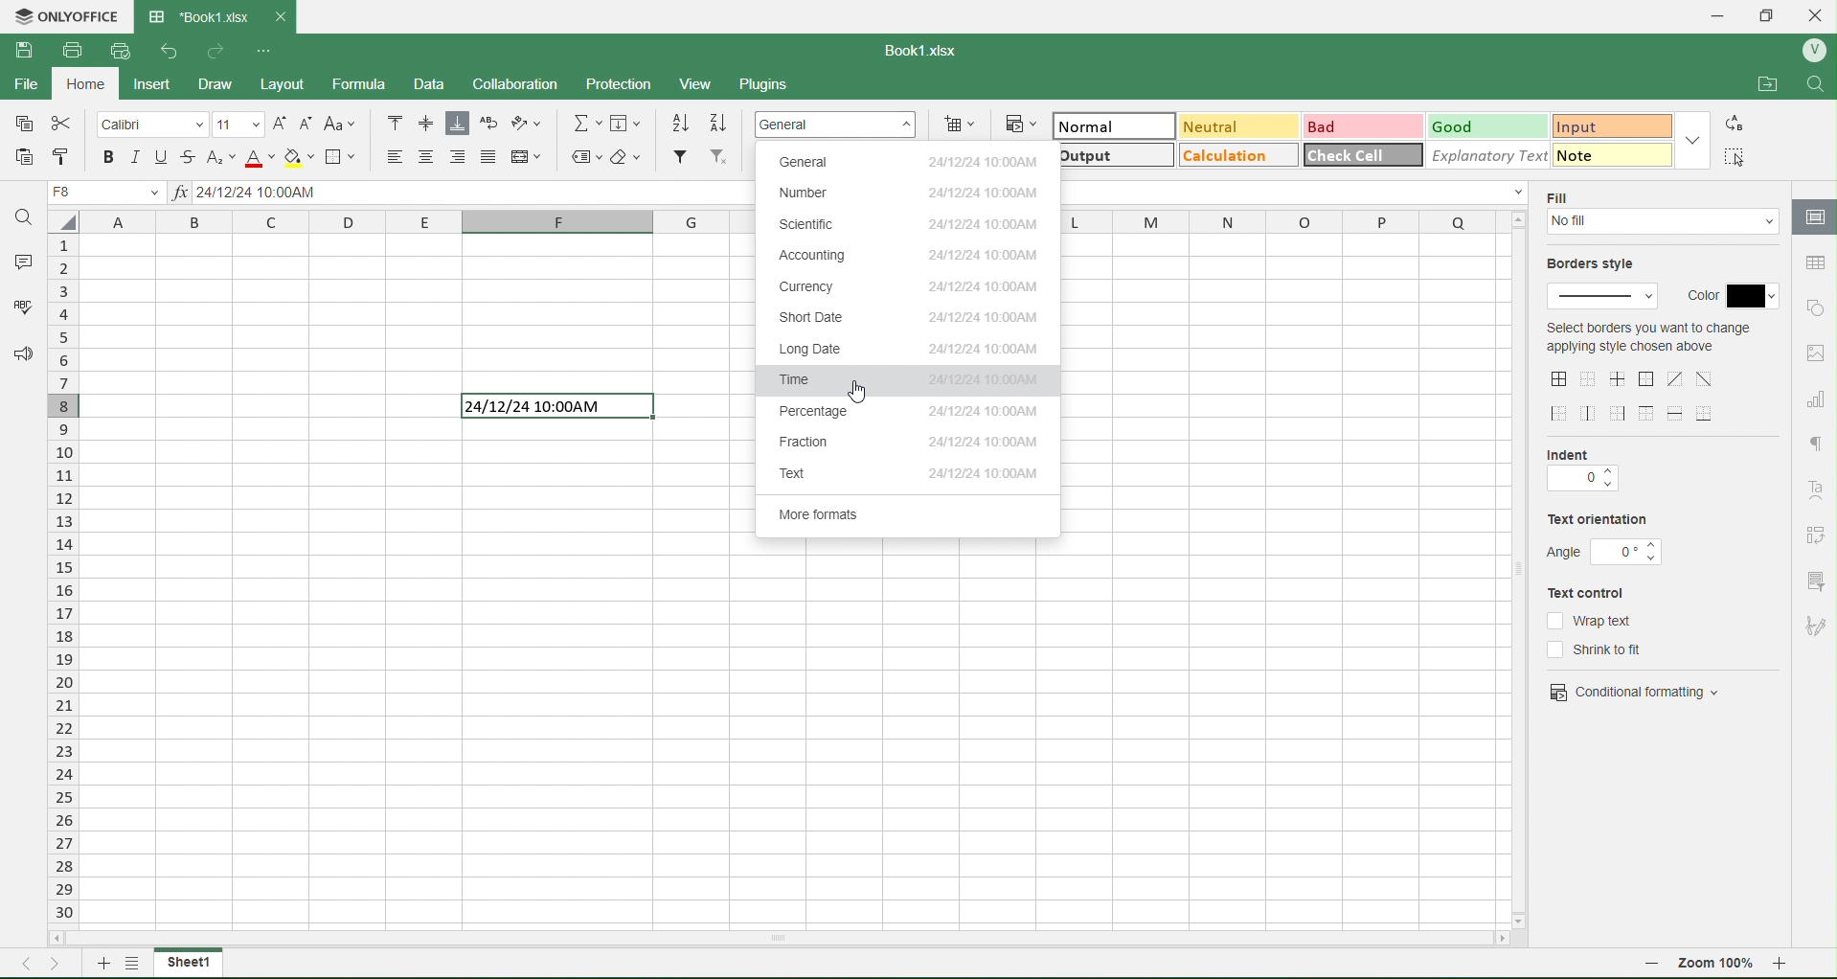  What do you see at coordinates (263, 48) in the screenshot?
I see `Customize Quick Access Toolbar` at bounding box center [263, 48].